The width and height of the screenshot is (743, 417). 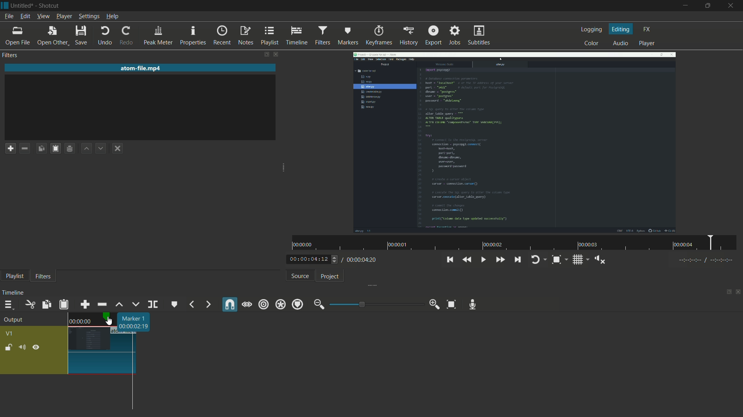 What do you see at coordinates (90, 16) in the screenshot?
I see `settings menu` at bounding box center [90, 16].